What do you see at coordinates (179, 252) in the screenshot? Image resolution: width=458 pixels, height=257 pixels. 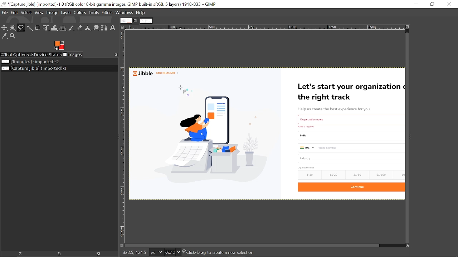 I see `Zoom options` at bounding box center [179, 252].